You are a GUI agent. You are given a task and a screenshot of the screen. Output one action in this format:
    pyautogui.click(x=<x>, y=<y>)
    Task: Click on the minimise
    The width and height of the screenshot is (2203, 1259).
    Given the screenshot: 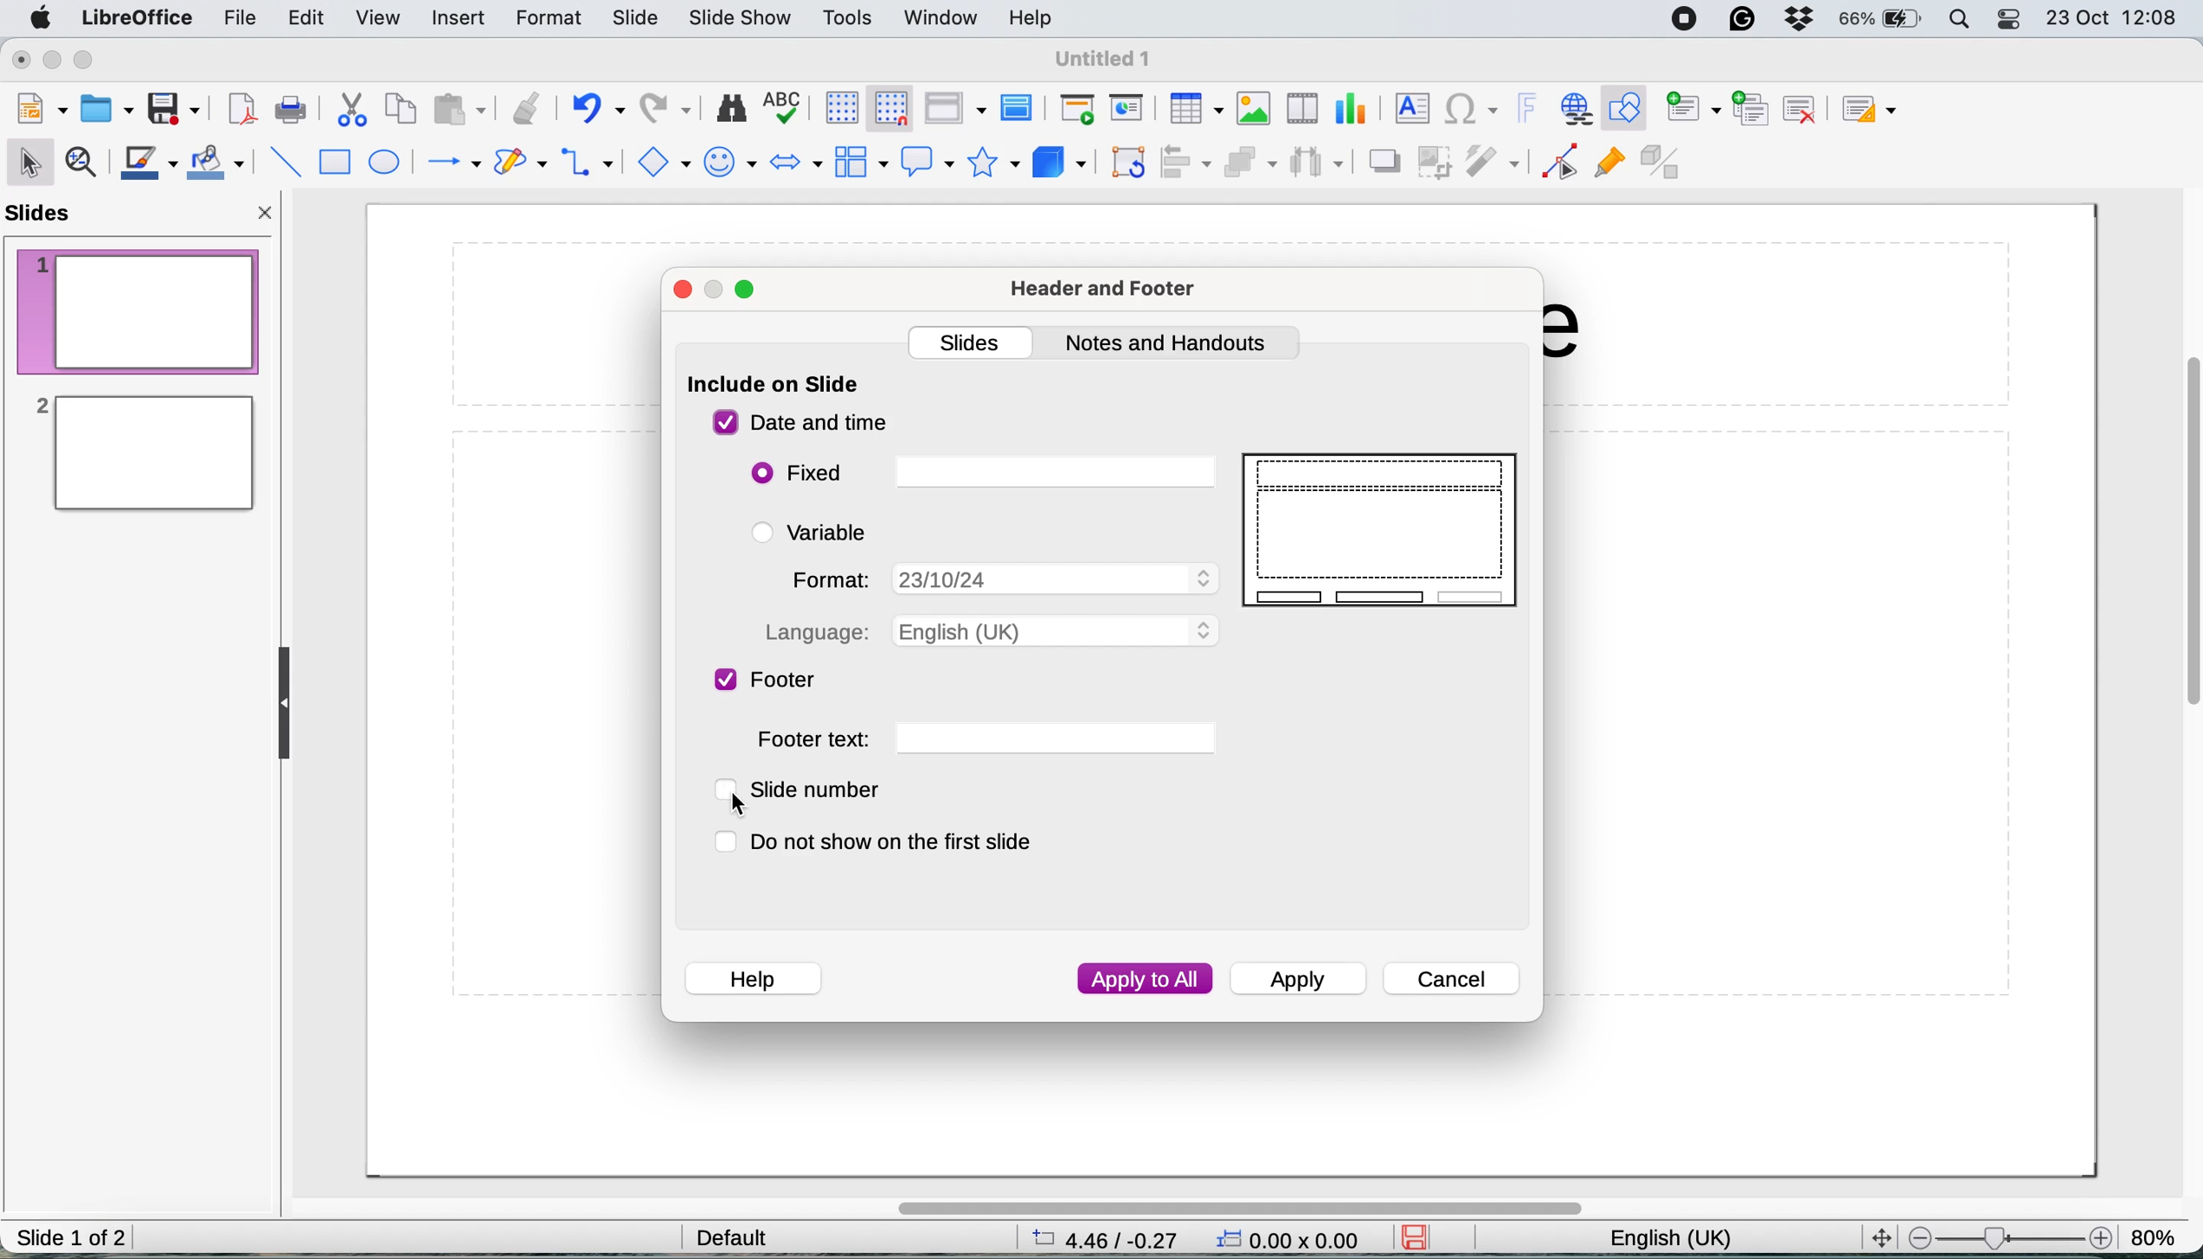 What is the action you would take?
    pyautogui.click(x=55, y=61)
    